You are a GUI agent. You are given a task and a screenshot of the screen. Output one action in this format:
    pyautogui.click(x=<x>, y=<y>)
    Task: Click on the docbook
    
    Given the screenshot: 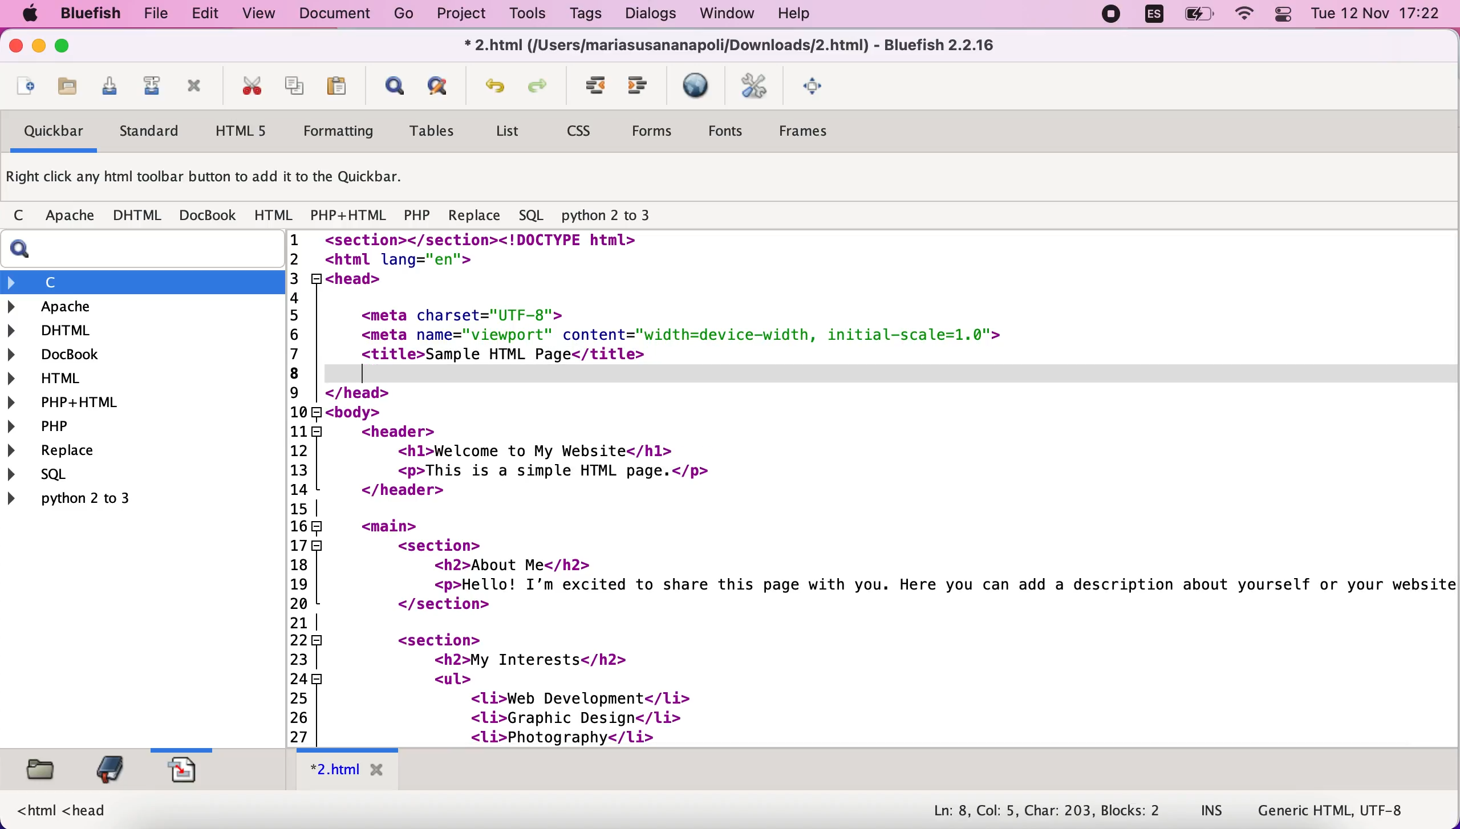 What is the action you would take?
    pyautogui.click(x=210, y=215)
    